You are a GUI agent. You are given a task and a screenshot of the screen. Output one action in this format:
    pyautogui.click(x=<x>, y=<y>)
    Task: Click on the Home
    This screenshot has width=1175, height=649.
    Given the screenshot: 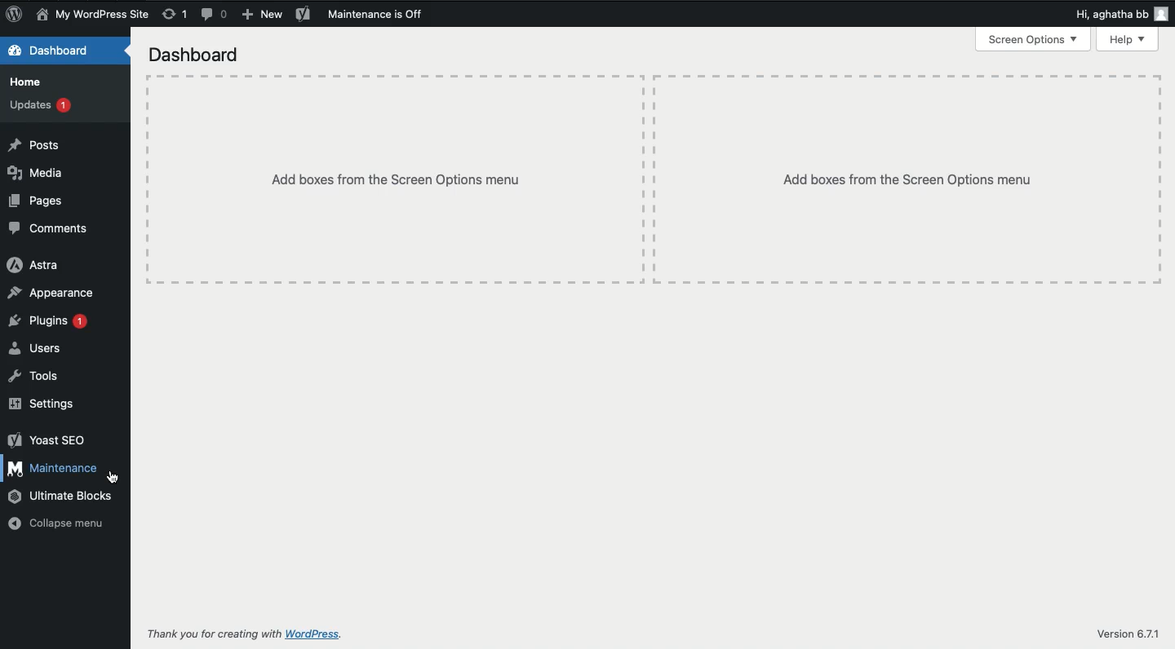 What is the action you would take?
    pyautogui.click(x=25, y=83)
    